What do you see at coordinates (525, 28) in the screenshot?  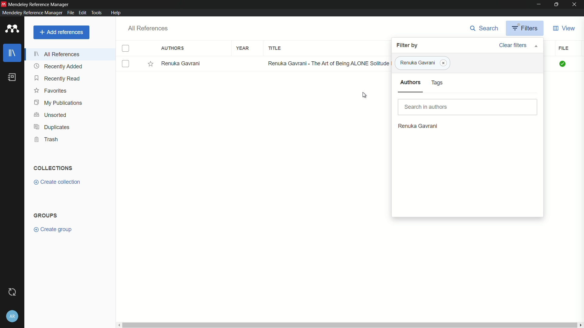 I see `filters` at bounding box center [525, 28].